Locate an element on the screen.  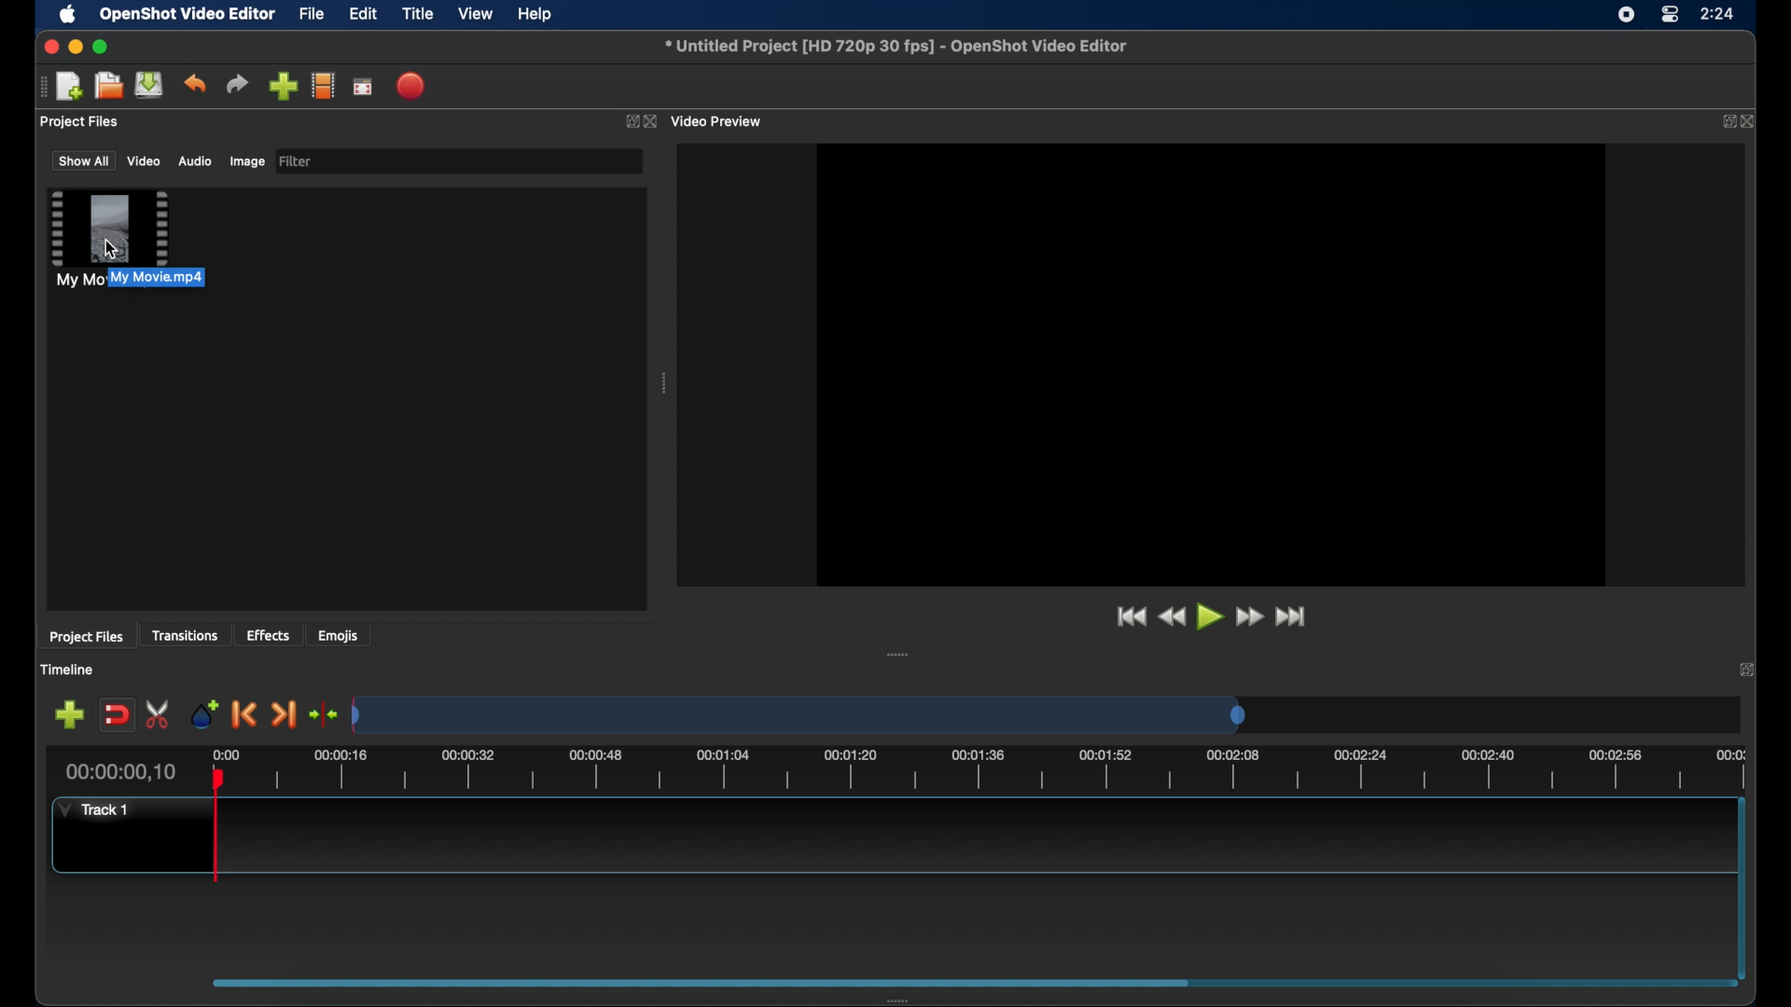
expand is located at coordinates (627, 120).